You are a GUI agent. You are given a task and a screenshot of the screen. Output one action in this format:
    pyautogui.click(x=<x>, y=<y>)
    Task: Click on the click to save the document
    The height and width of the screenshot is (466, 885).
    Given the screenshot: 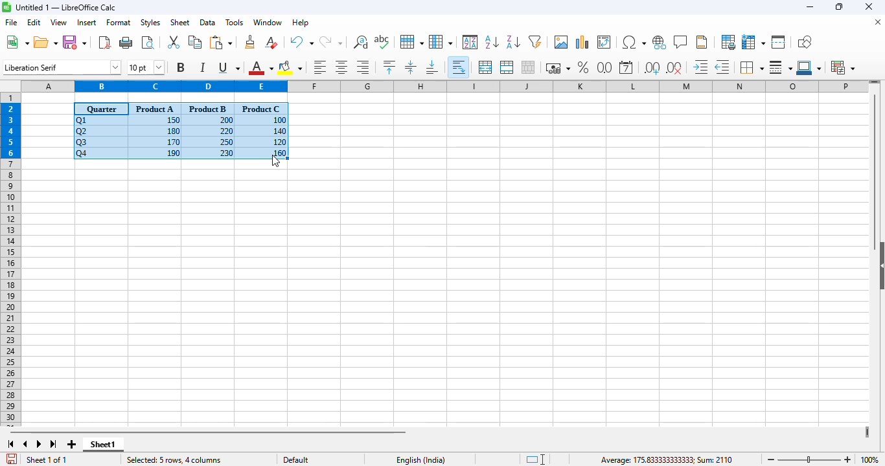 What is the action you would take?
    pyautogui.click(x=12, y=459)
    